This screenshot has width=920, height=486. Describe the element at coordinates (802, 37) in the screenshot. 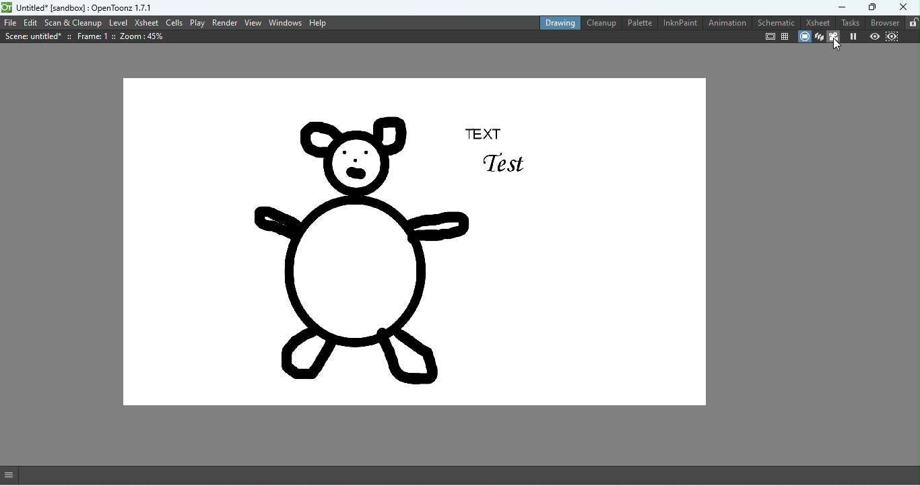

I see `camera stand view` at that location.